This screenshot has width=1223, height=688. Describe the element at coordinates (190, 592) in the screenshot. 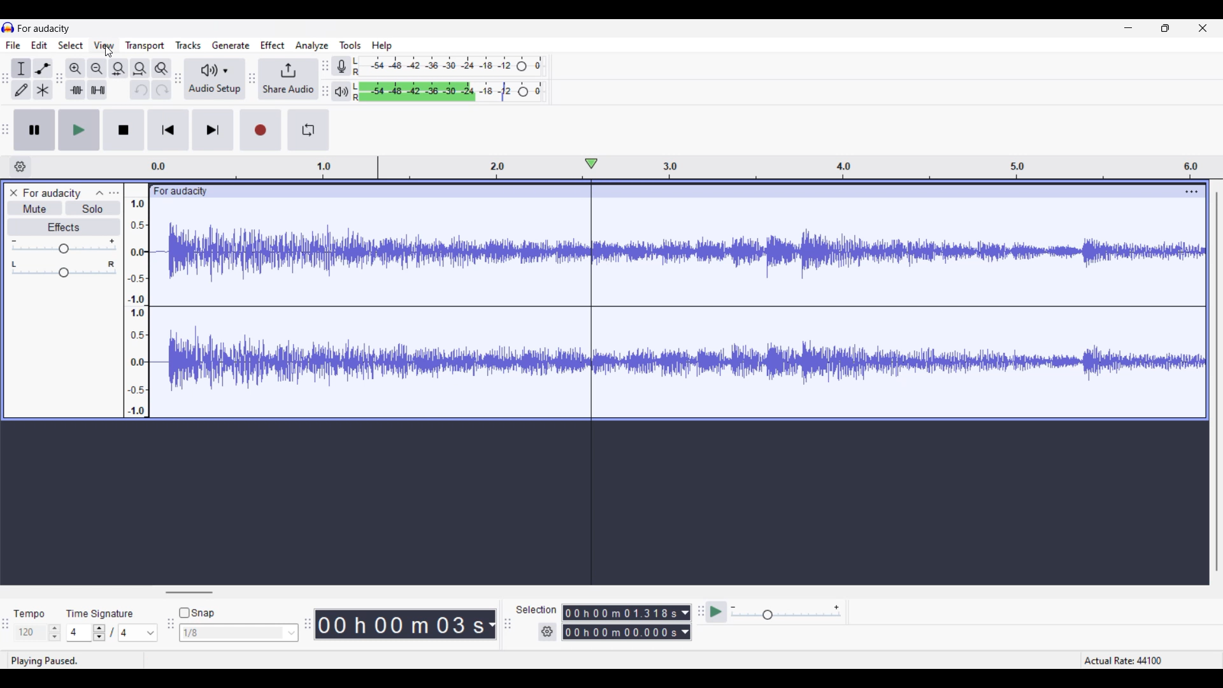

I see `Horizontal slide bar` at that location.